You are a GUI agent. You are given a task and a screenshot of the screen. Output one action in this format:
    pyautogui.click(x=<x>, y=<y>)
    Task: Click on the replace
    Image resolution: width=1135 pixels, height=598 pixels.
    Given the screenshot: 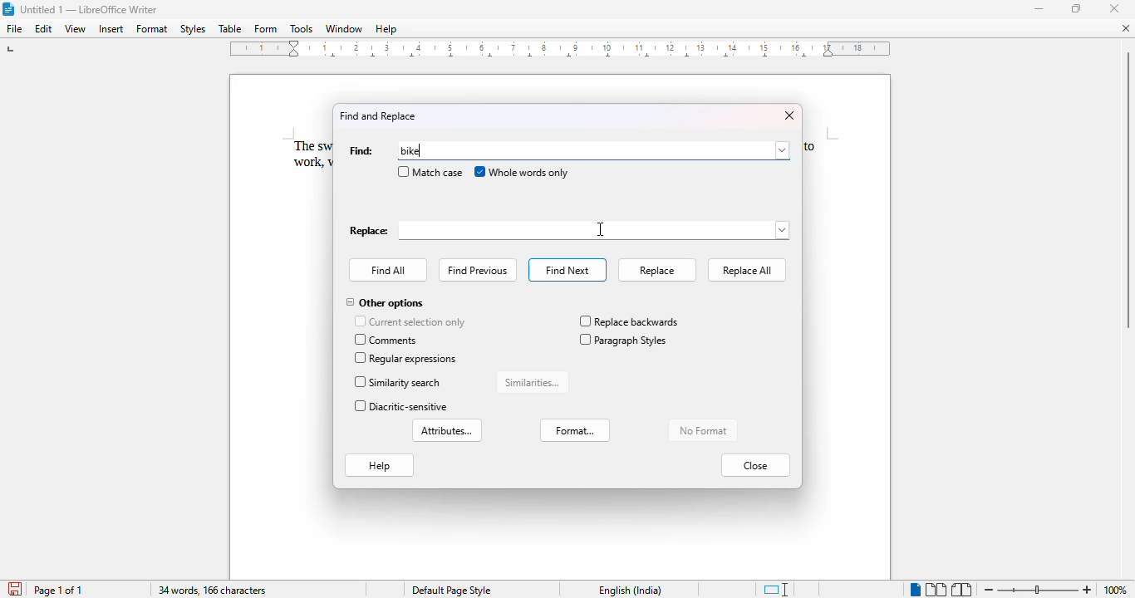 What is the action you would take?
    pyautogui.click(x=656, y=270)
    